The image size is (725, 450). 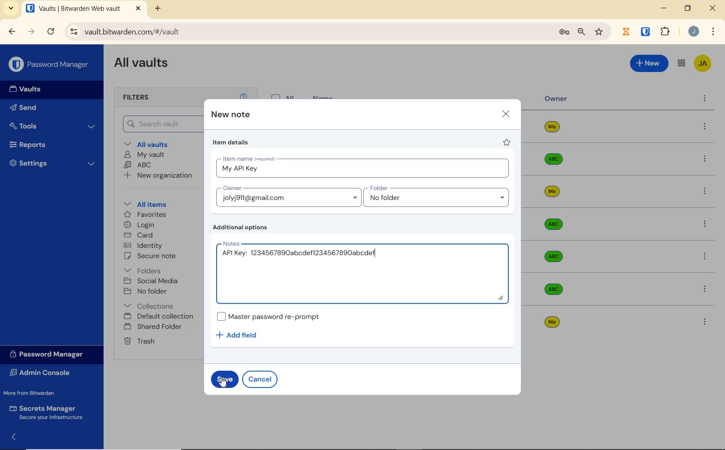 What do you see at coordinates (599, 32) in the screenshot?
I see `bookmark` at bounding box center [599, 32].